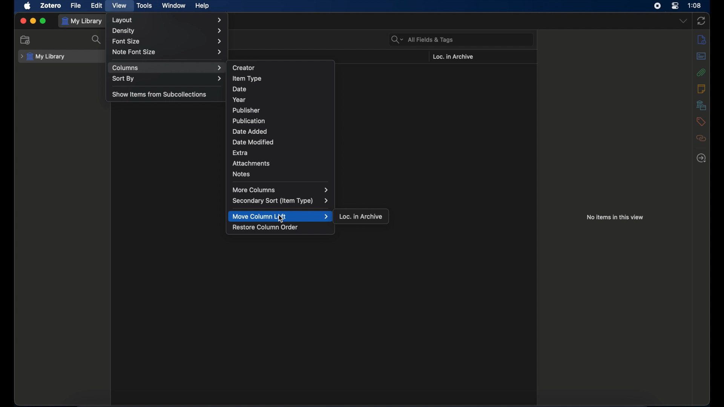  Describe the element at coordinates (281, 219) in the screenshot. I see `cursor` at that location.